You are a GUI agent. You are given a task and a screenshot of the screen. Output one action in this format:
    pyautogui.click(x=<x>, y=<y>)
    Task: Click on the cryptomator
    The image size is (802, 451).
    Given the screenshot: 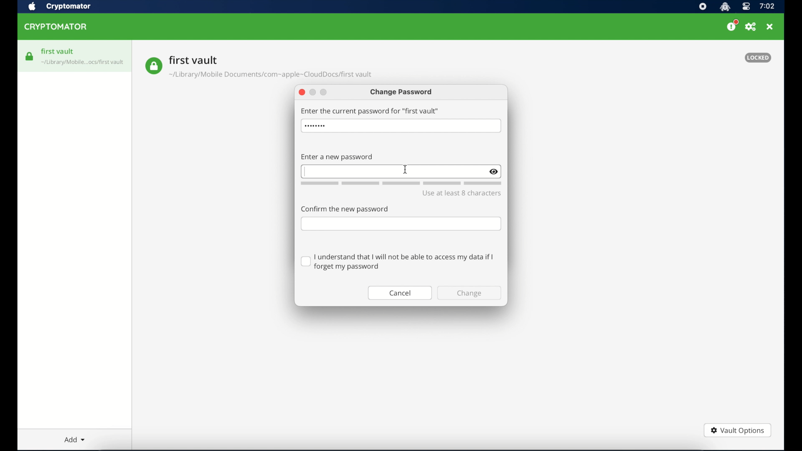 What is the action you would take?
    pyautogui.click(x=56, y=27)
    